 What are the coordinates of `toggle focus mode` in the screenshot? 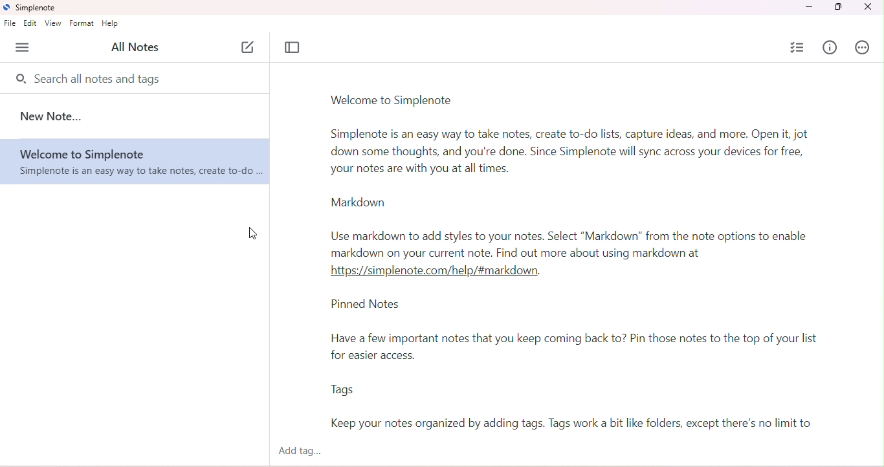 It's located at (293, 47).